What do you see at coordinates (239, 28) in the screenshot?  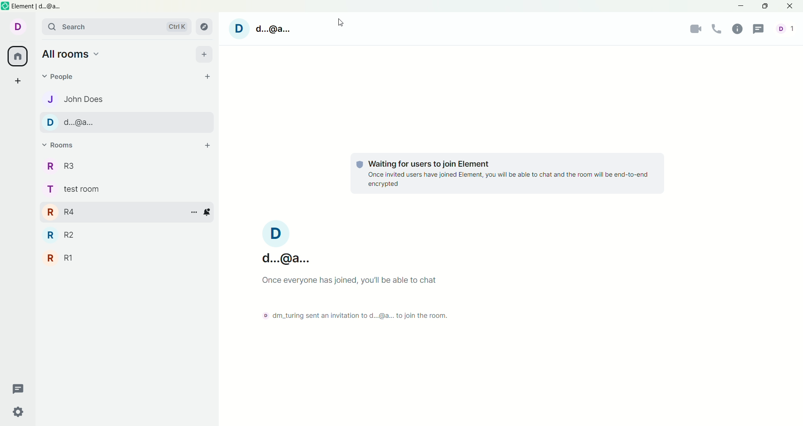 I see `Current account image` at bounding box center [239, 28].